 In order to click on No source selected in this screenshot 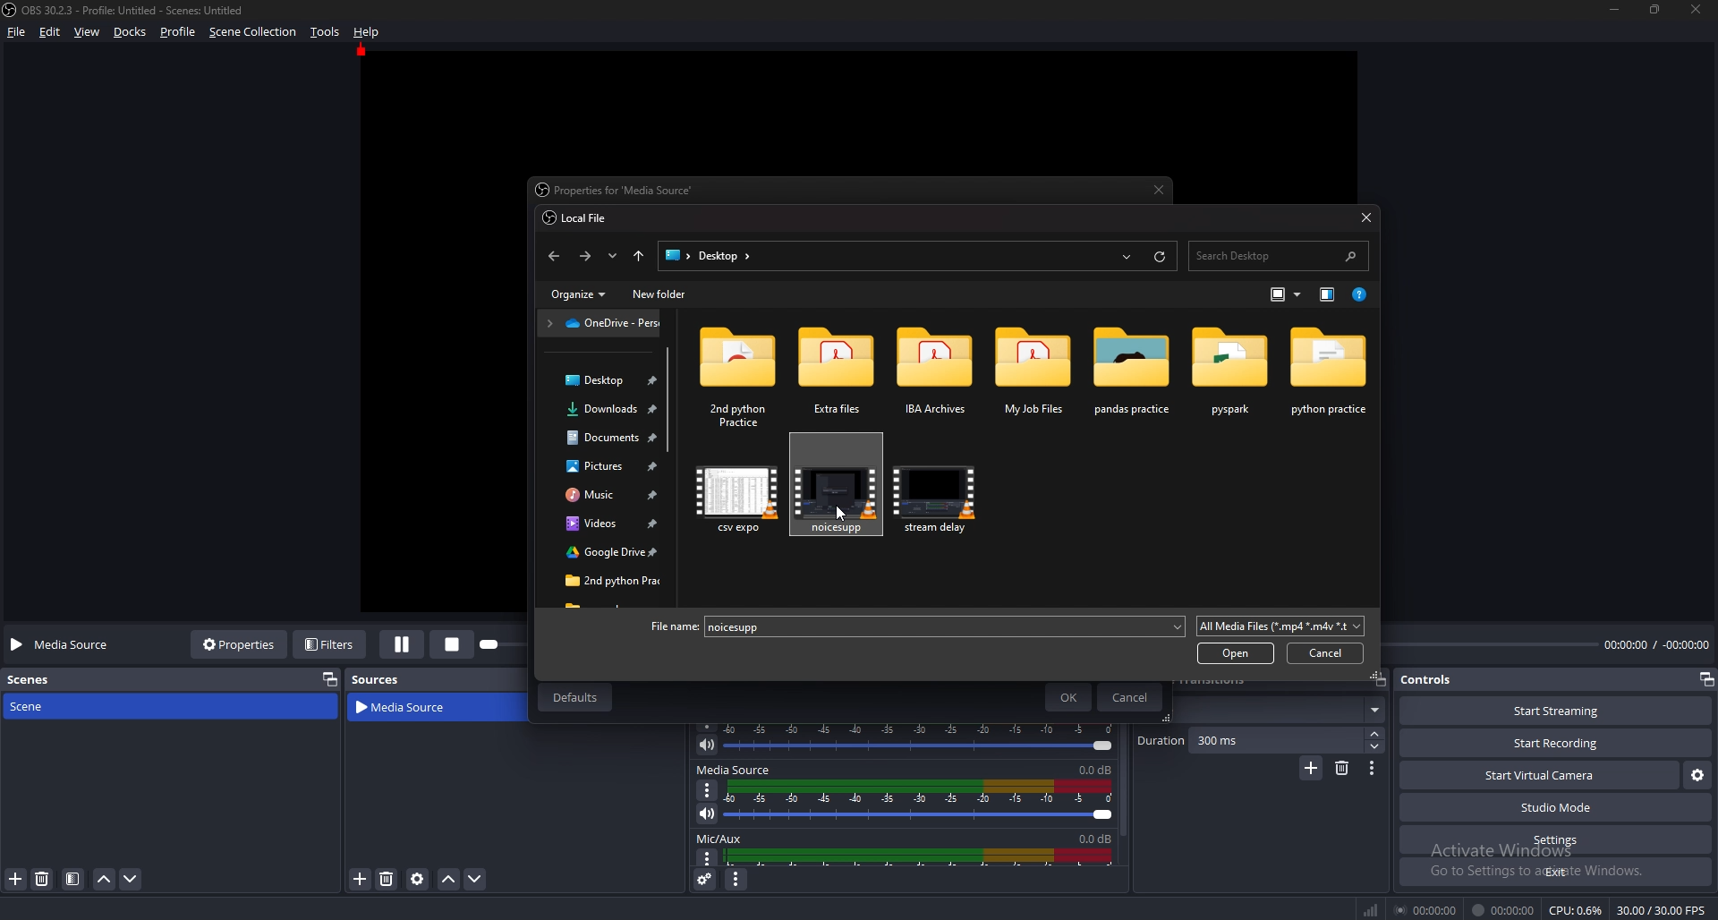, I will do `click(65, 644)`.